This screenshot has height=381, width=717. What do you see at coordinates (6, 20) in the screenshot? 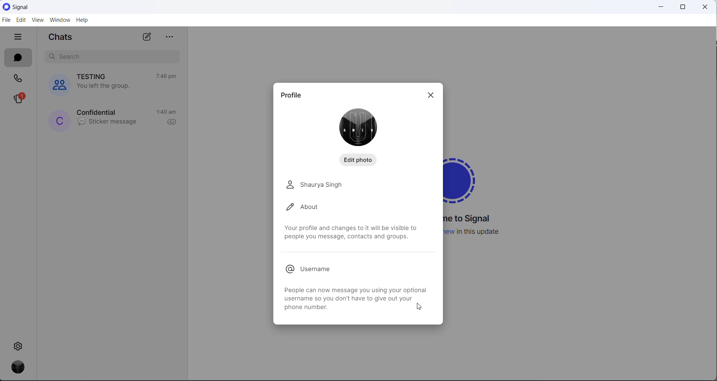
I see `FILE` at bounding box center [6, 20].